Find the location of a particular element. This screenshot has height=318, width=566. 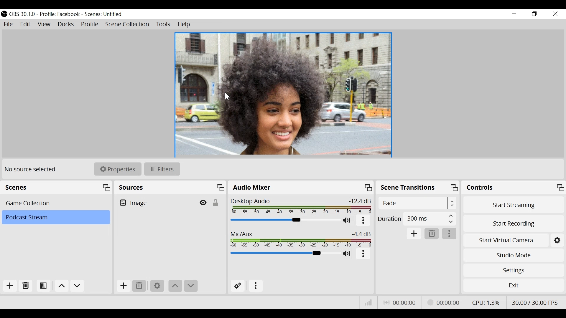

Select Scene Transition is located at coordinates (417, 203).